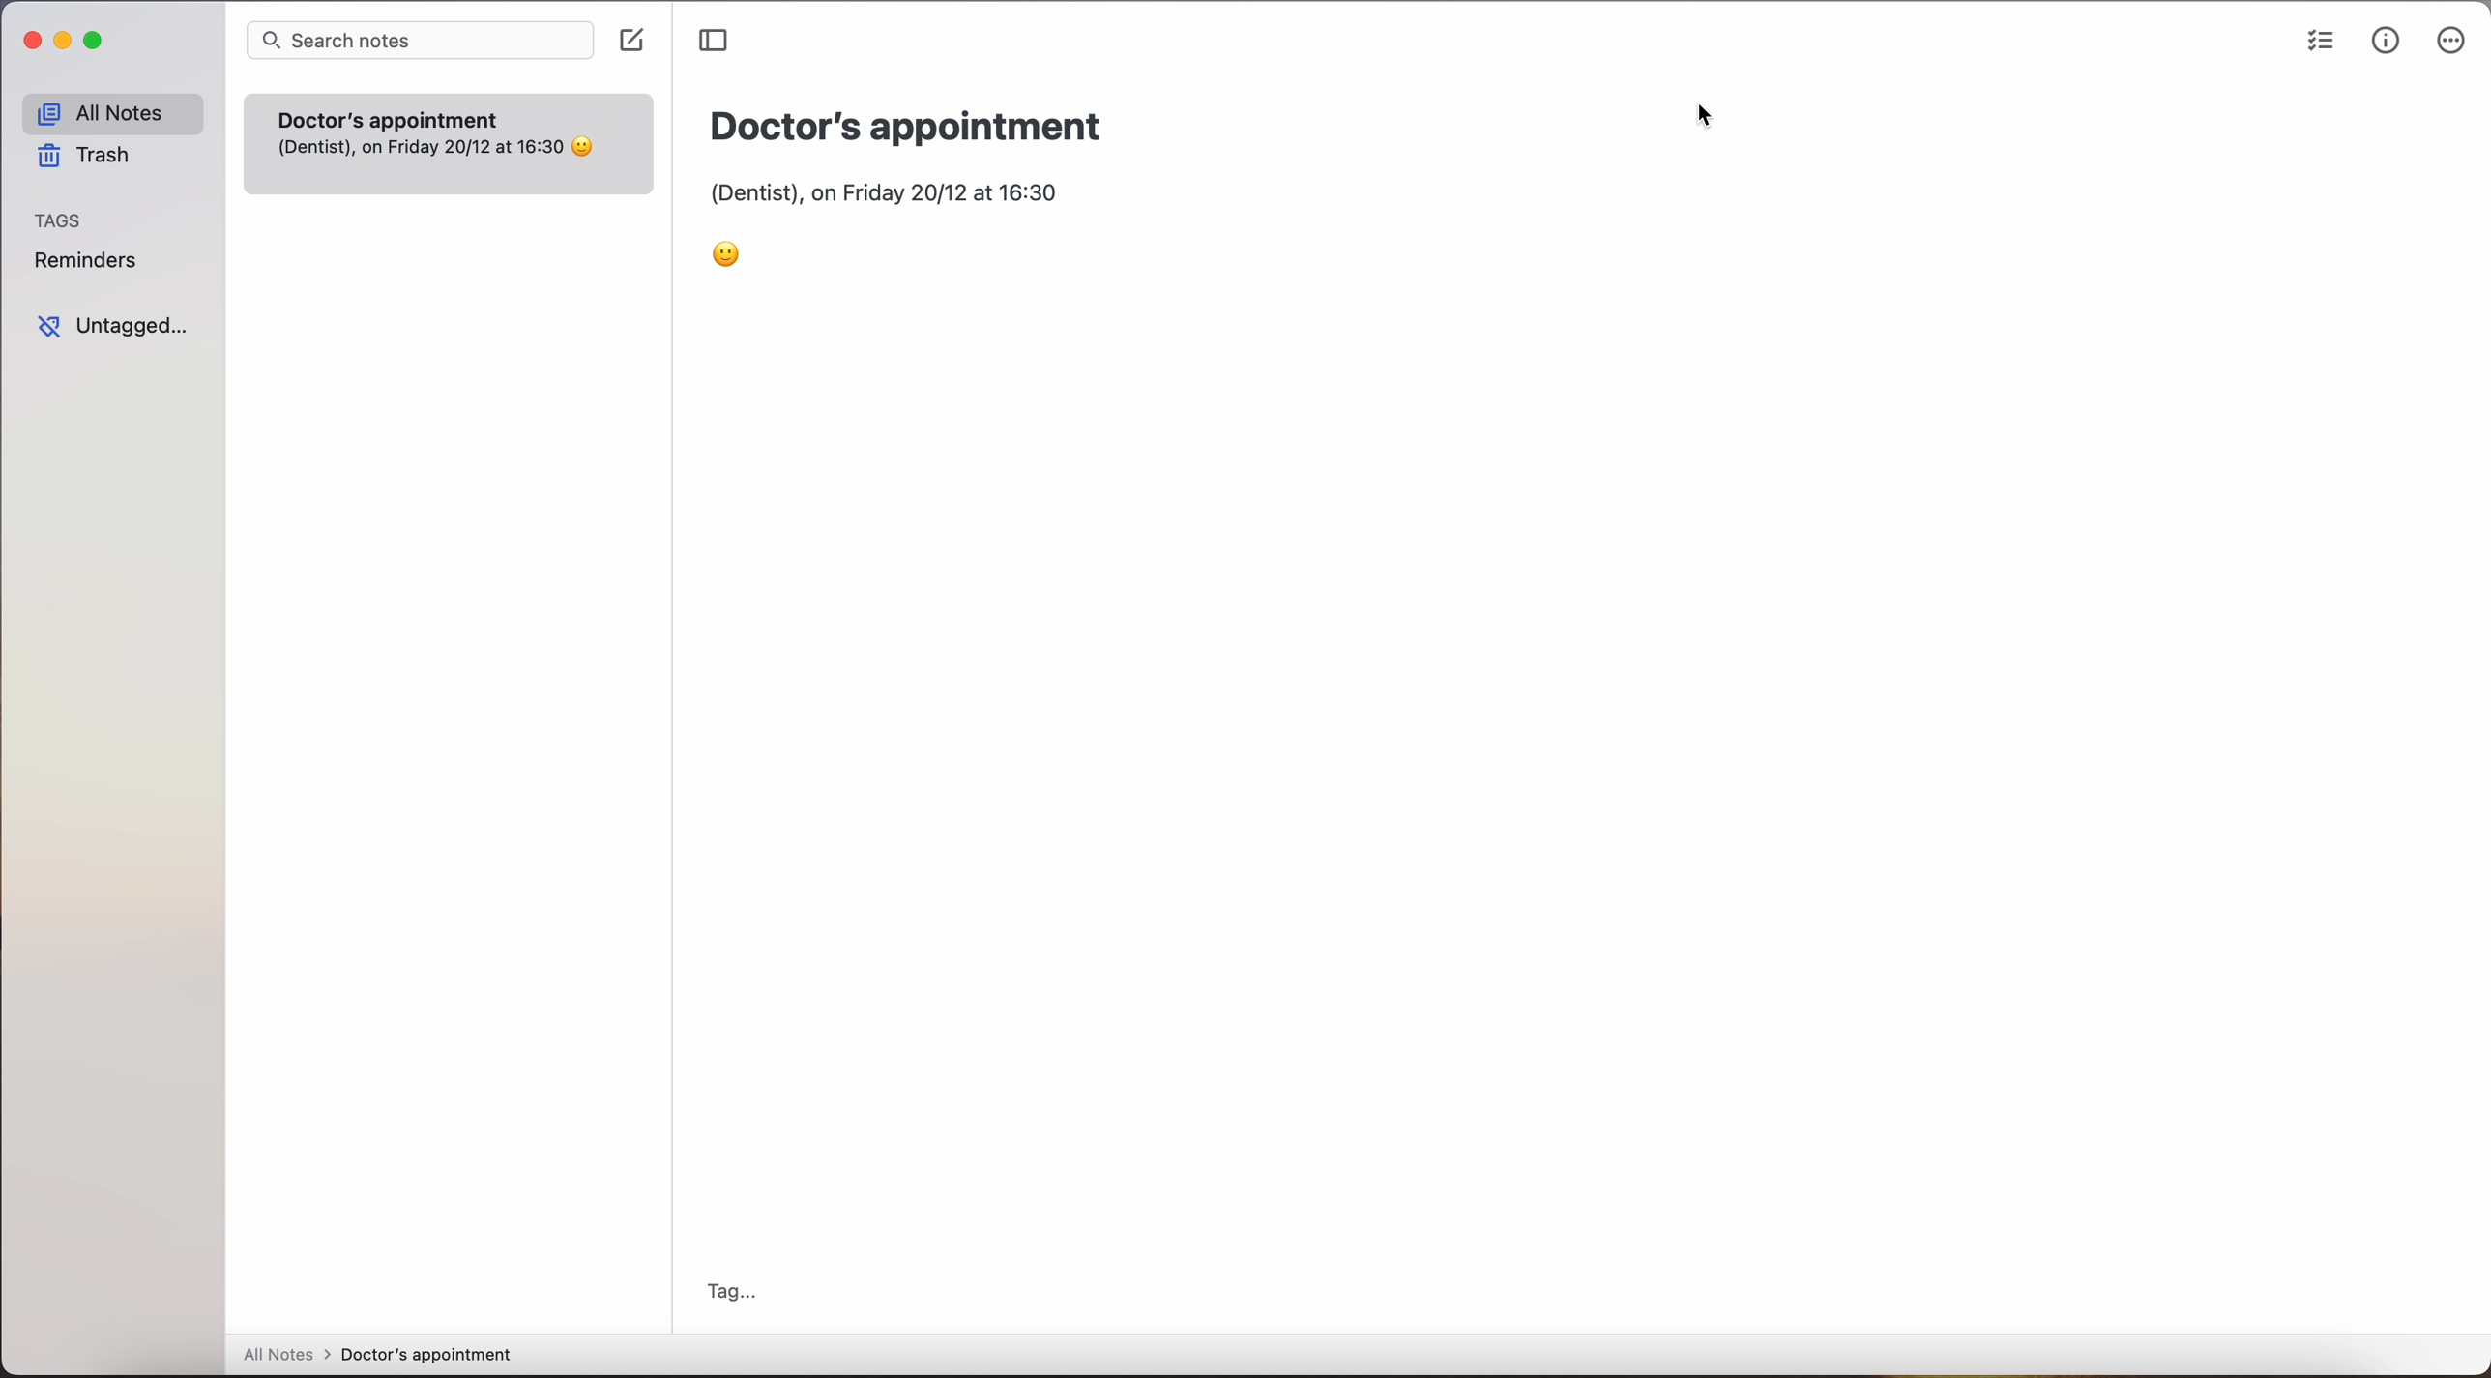 The width and height of the screenshot is (2491, 1378). Describe the element at coordinates (98, 41) in the screenshot. I see `maximize app` at that location.